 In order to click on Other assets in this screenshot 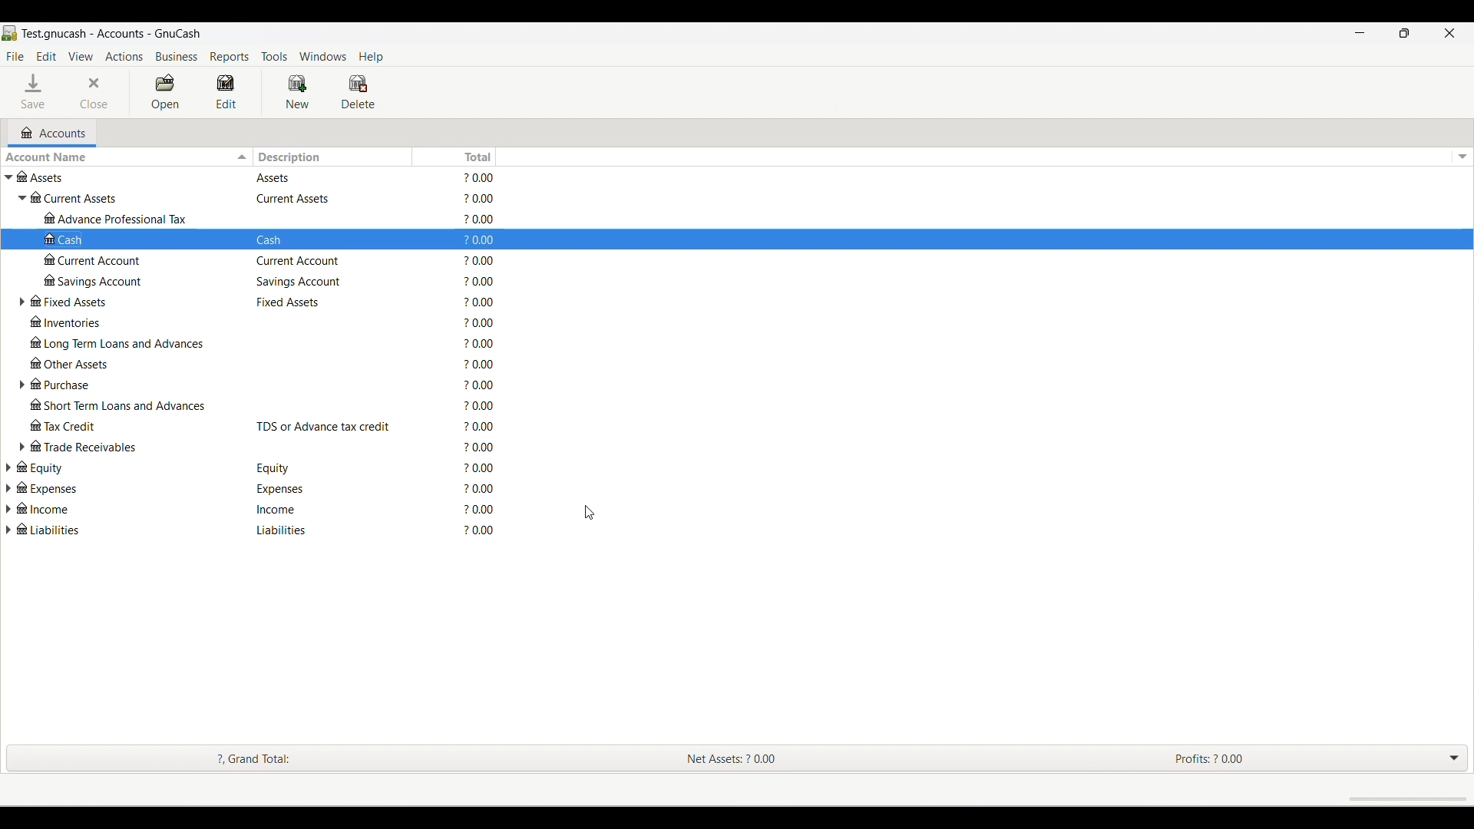, I will do `click(129, 362)`.